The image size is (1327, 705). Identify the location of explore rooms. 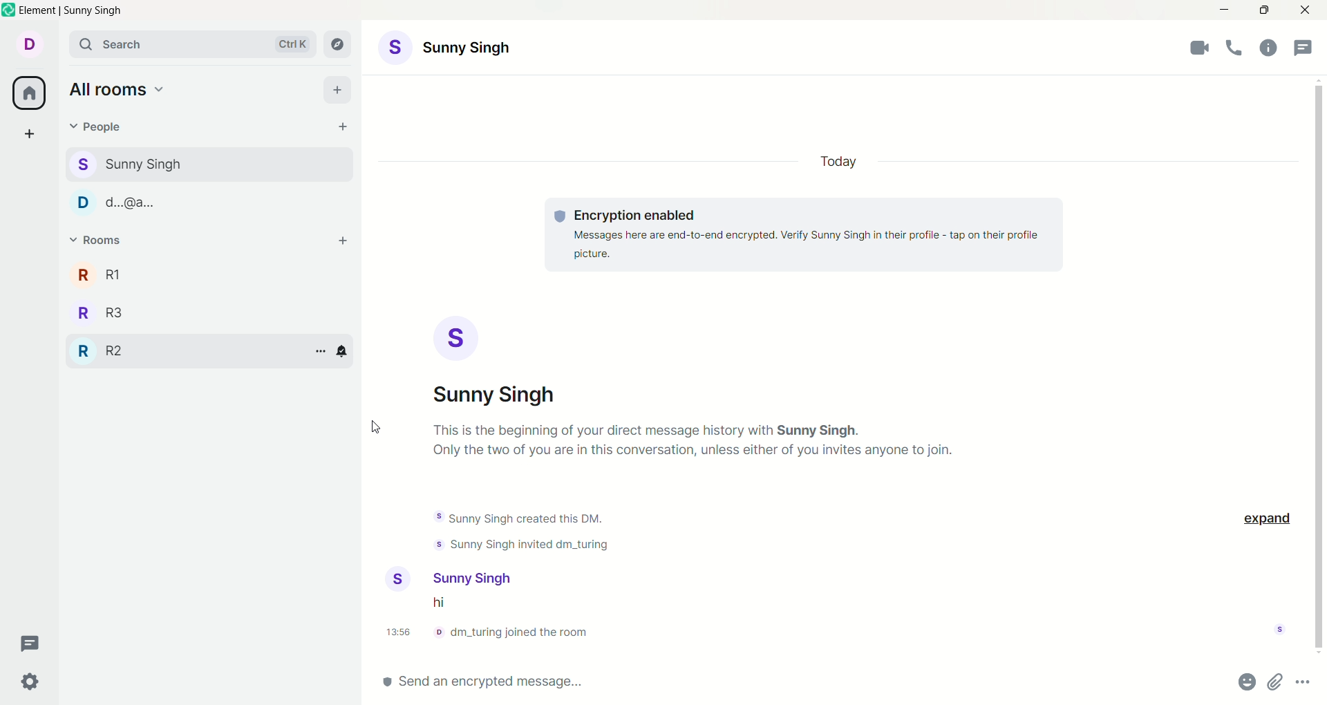
(341, 44).